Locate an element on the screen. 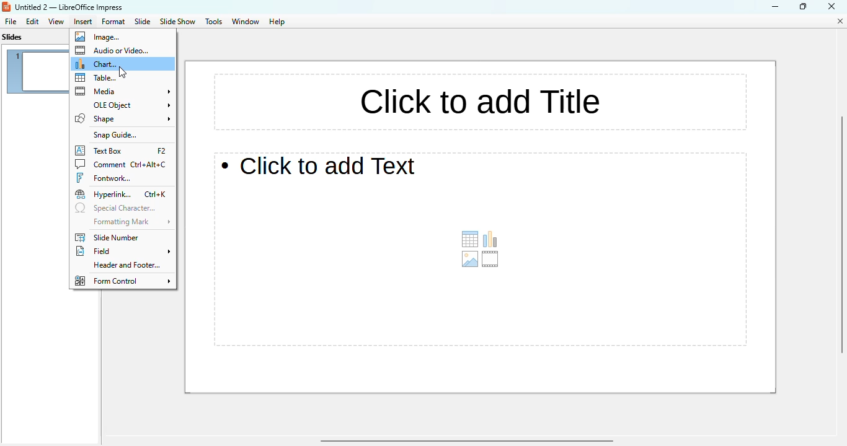 The image size is (847, 446). field is located at coordinates (125, 251).